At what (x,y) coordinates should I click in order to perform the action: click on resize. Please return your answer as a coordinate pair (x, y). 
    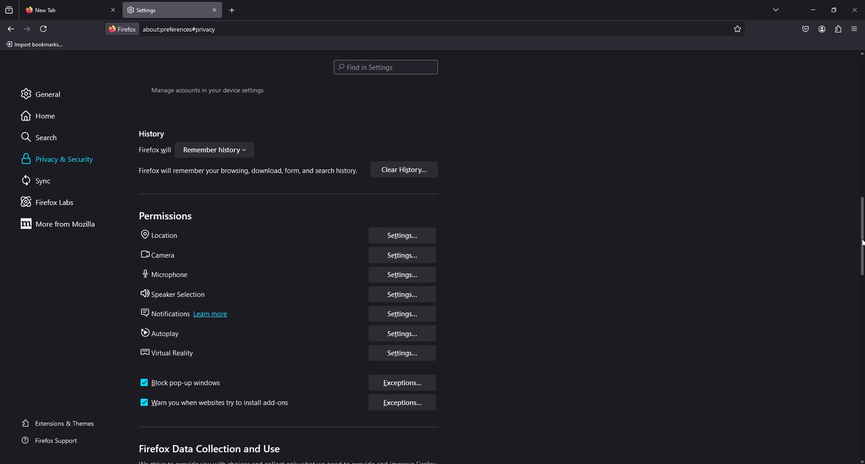
    Looking at the image, I should click on (834, 10).